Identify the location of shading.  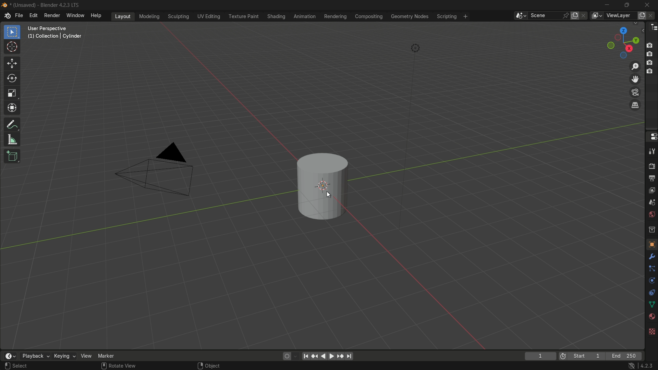
(275, 16).